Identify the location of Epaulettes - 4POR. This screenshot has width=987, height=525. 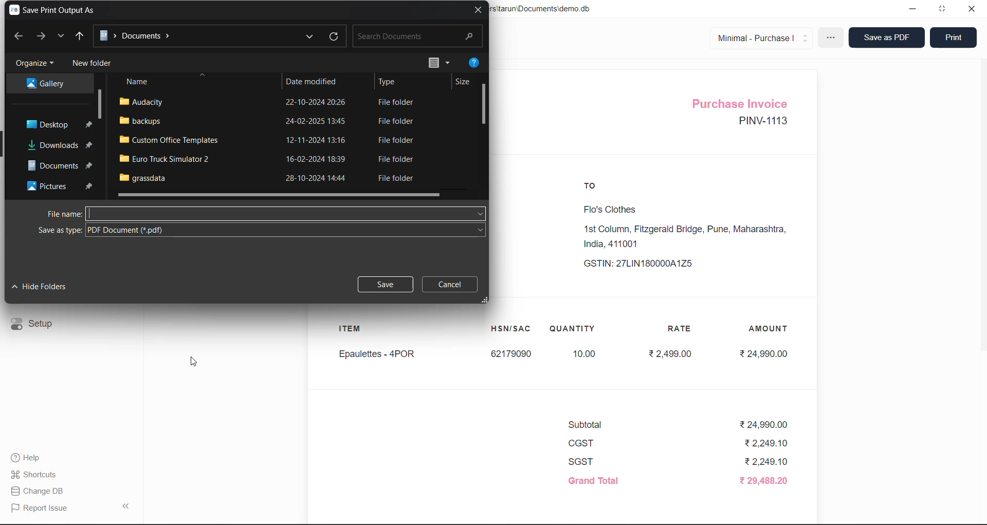
(377, 354).